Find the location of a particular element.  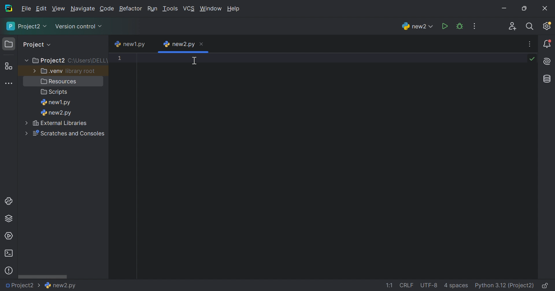

File is located at coordinates (26, 9).